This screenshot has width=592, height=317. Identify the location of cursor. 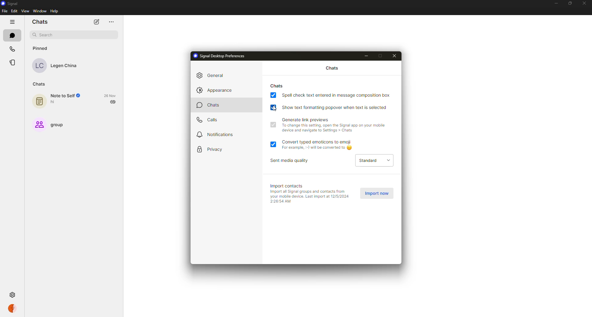
(275, 109).